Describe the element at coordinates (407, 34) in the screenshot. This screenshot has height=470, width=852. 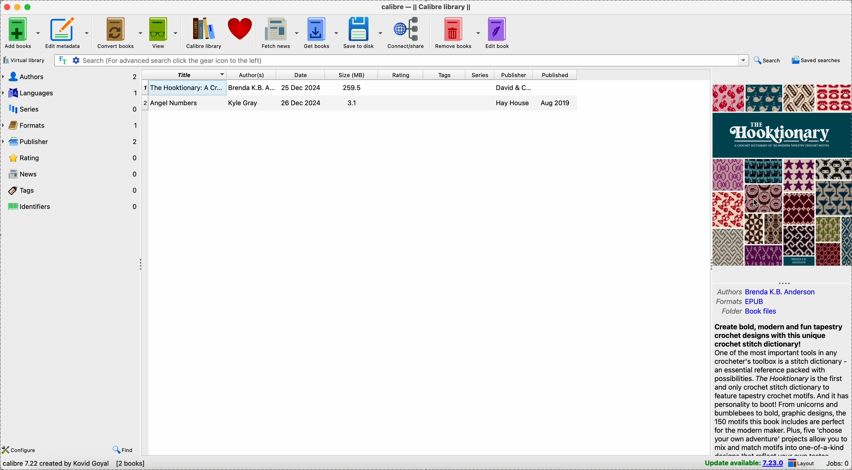
I see `connect/share` at that location.